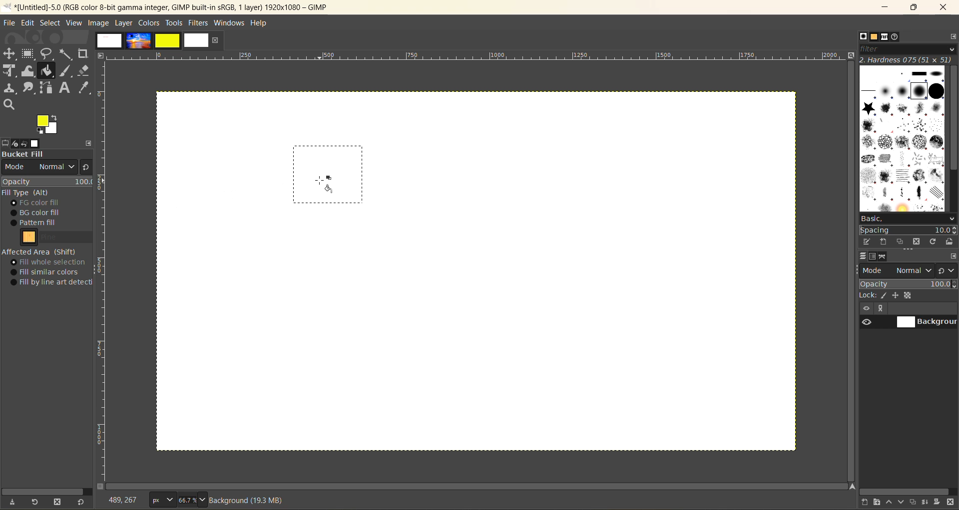 This screenshot has height=510, width=959. I want to click on scroll bar, so click(479, 487).